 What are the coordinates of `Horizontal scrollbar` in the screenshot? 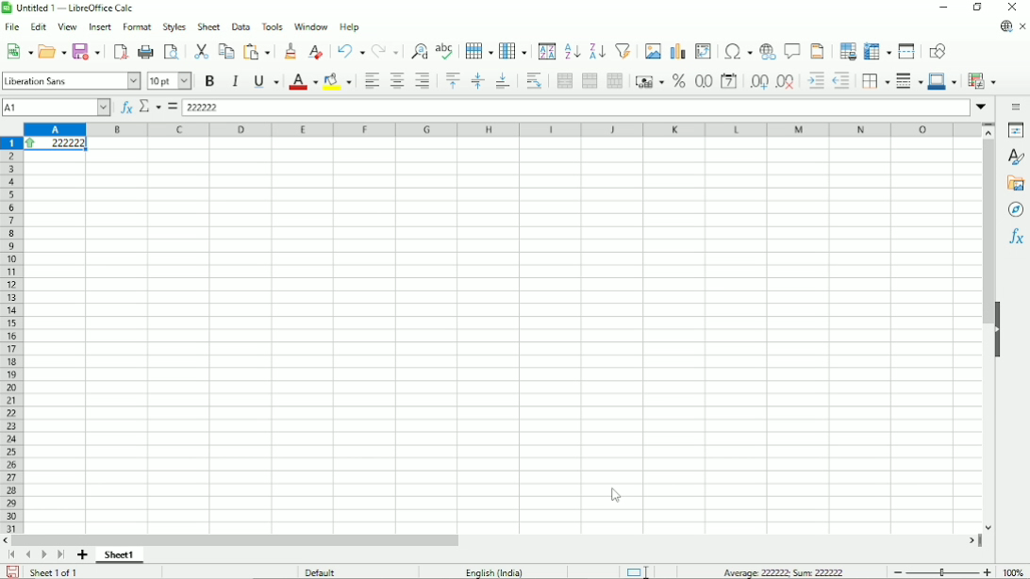 It's located at (240, 539).